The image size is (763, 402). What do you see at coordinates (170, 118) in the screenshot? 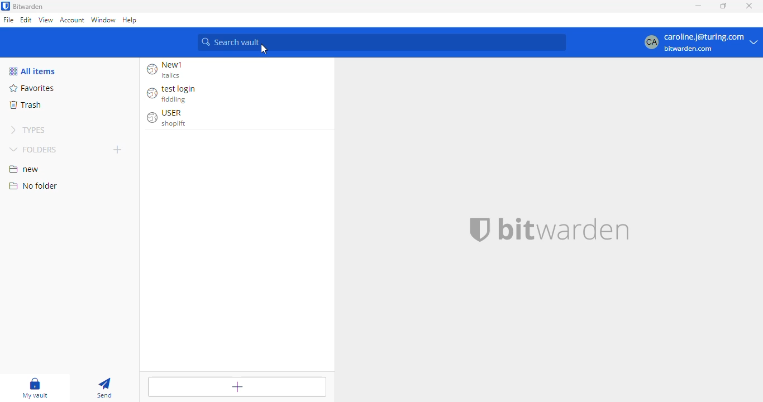
I see `USER   shoplift` at bounding box center [170, 118].